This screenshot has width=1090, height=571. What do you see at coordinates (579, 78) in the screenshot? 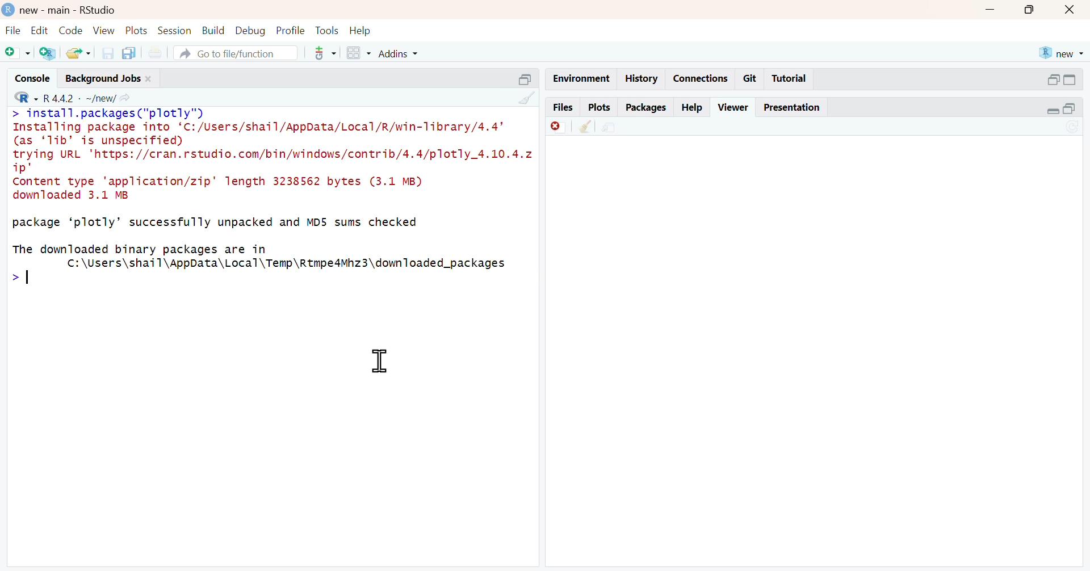
I see `environment` at bounding box center [579, 78].